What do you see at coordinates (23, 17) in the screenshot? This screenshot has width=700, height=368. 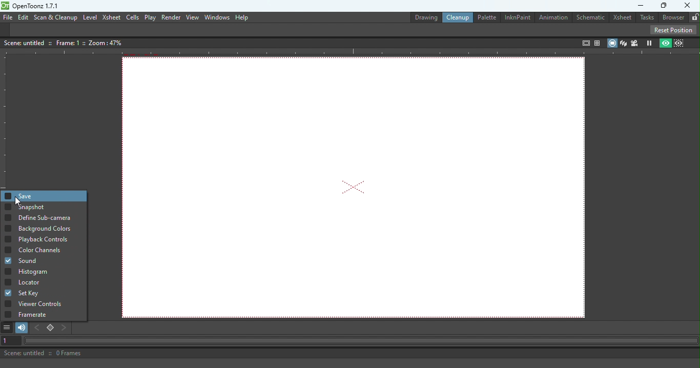 I see `Edit` at bounding box center [23, 17].